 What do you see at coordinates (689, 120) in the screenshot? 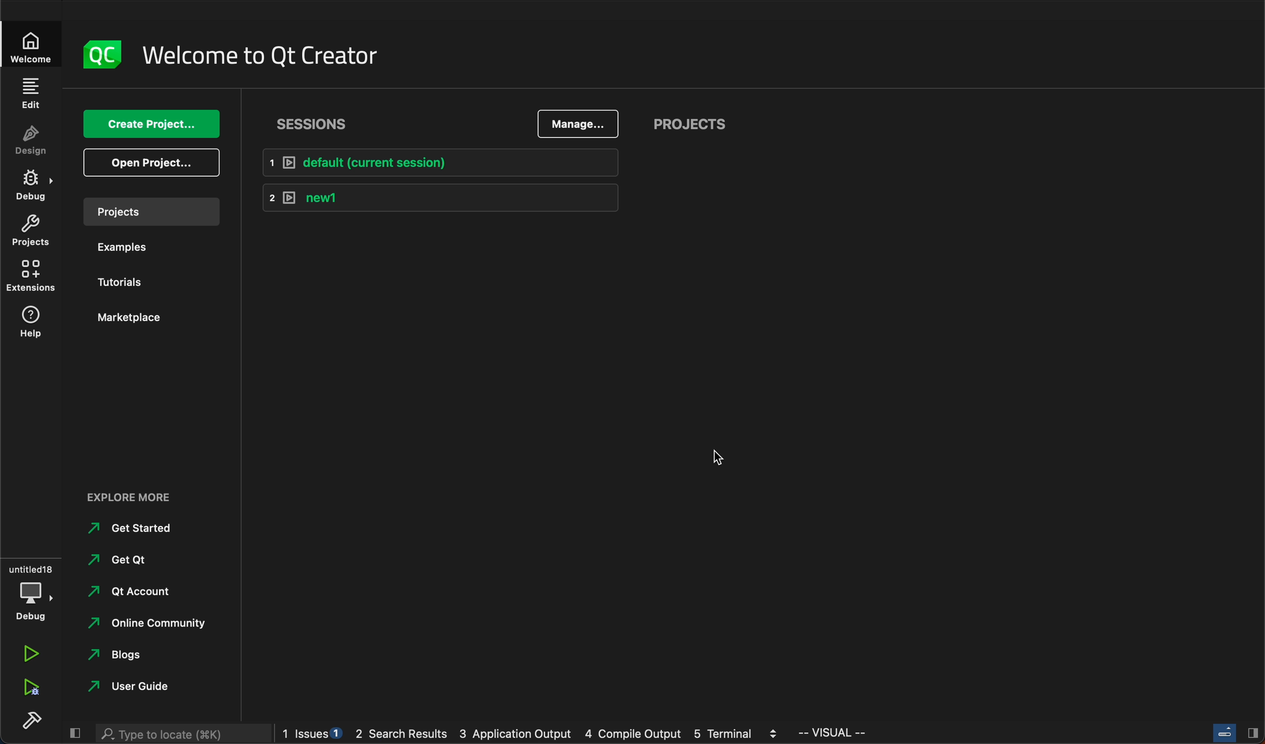
I see `projects` at bounding box center [689, 120].